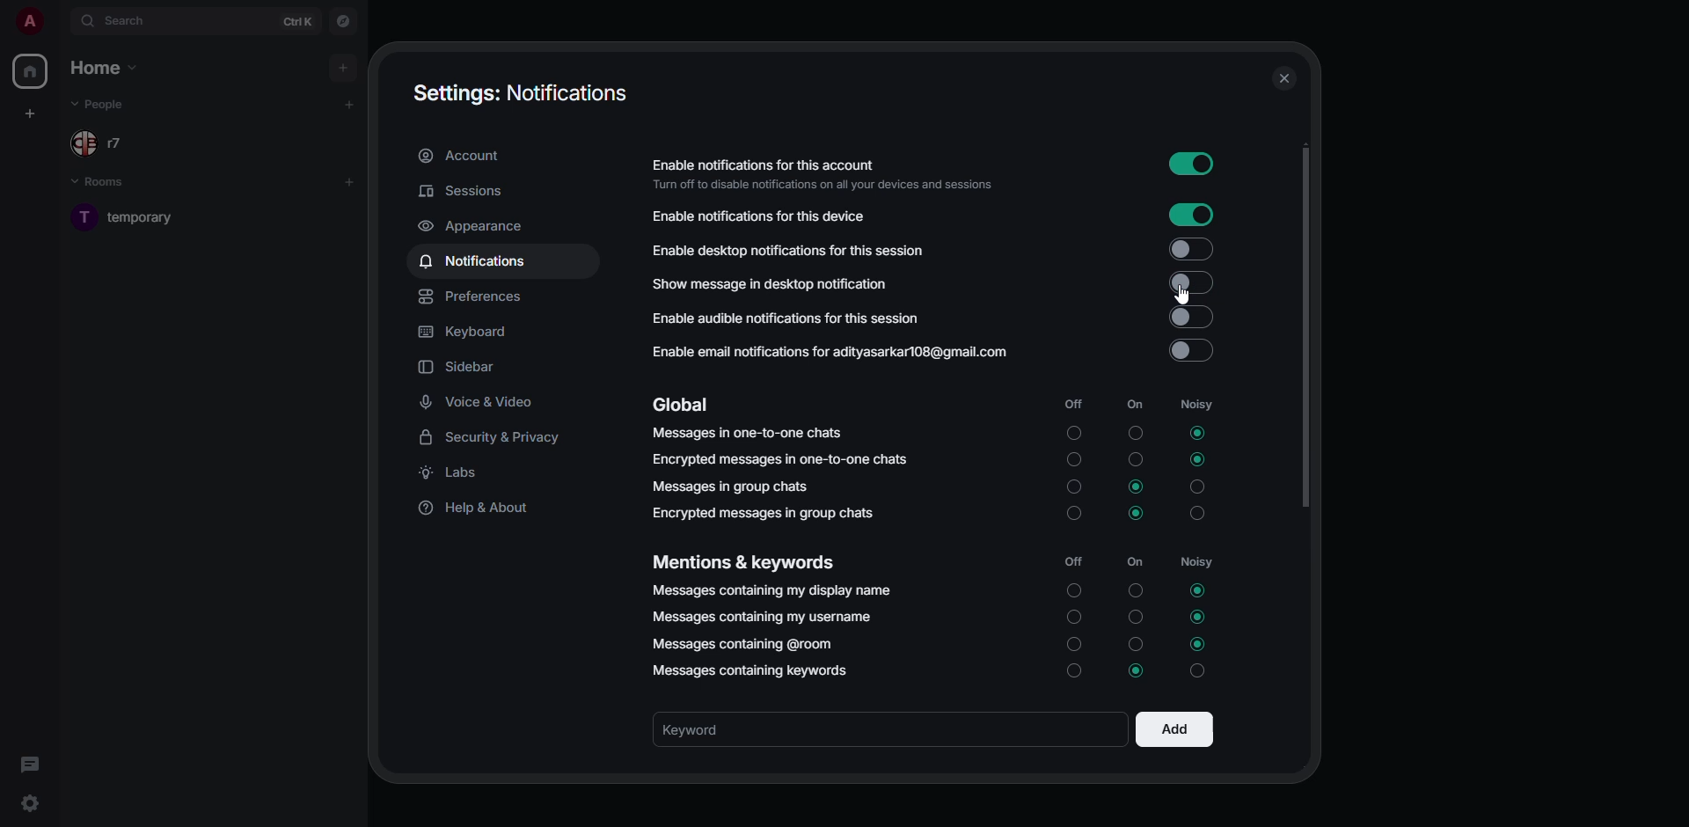  Describe the element at coordinates (1076, 460) in the screenshot. I see `Off Unselected` at that location.